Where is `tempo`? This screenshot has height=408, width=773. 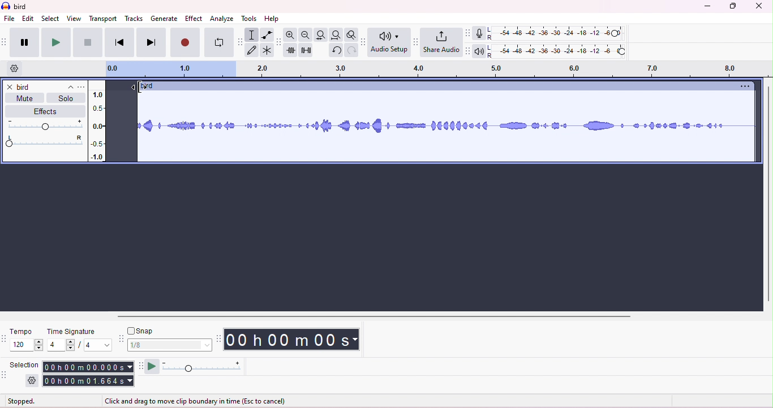 tempo is located at coordinates (22, 331).